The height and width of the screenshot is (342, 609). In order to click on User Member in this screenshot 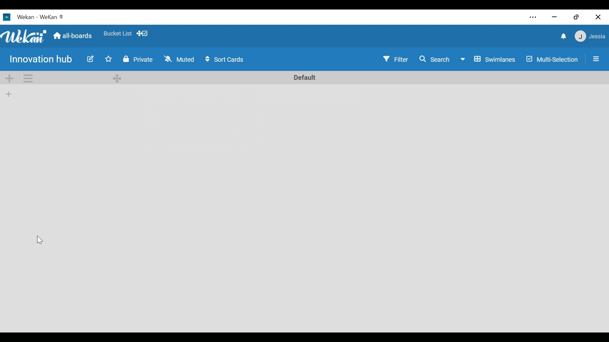, I will do `click(589, 37)`.